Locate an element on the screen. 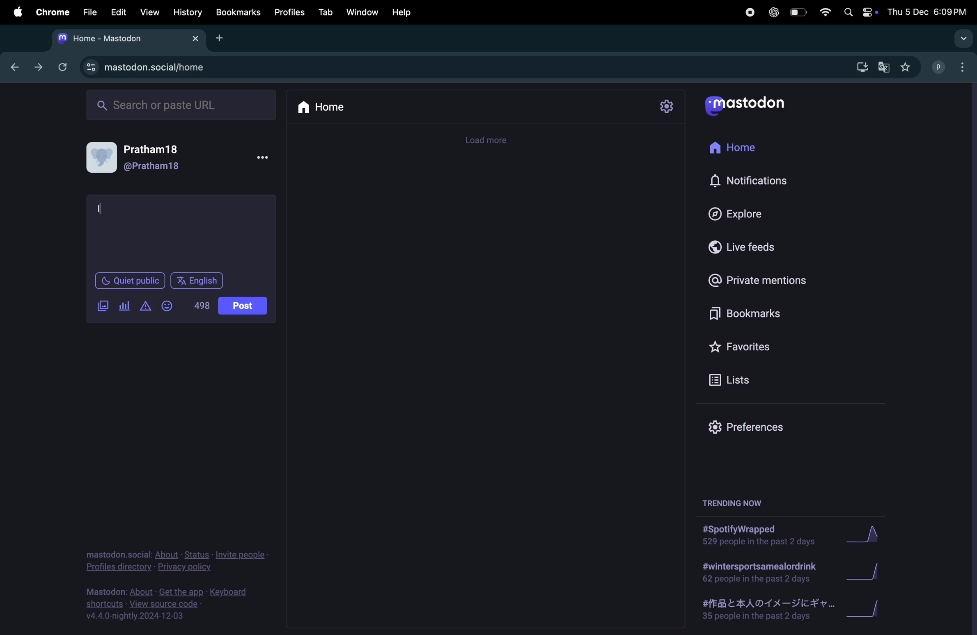 The width and height of the screenshot is (977, 635). wifi is located at coordinates (826, 13).